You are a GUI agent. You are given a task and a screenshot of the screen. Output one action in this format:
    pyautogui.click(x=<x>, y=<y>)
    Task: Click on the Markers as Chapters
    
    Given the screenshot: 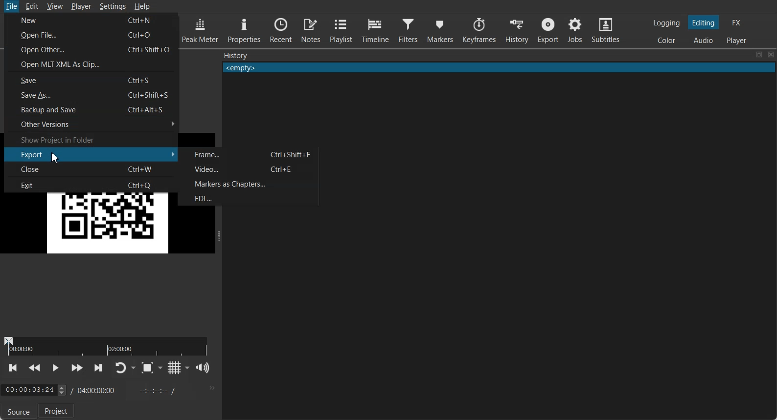 What is the action you would take?
    pyautogui.click(x=250, y=184)
    